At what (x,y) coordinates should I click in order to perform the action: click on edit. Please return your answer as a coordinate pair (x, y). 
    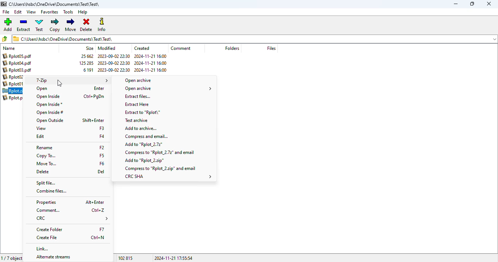
    Looking at the image, I should click on (40, 136).